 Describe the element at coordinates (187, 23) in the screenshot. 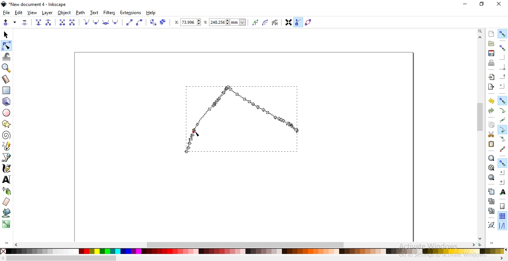

I see `X coordinate of selected nodes` at that location.